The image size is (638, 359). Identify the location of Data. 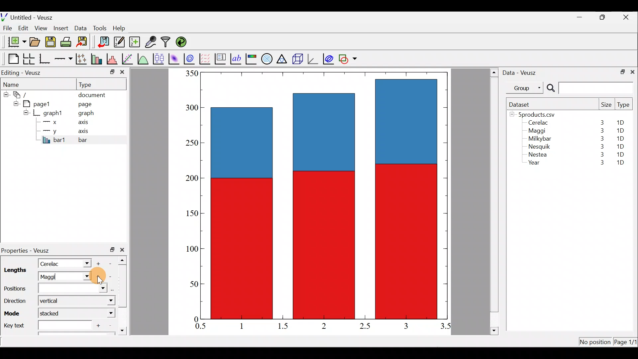
(80, 28).